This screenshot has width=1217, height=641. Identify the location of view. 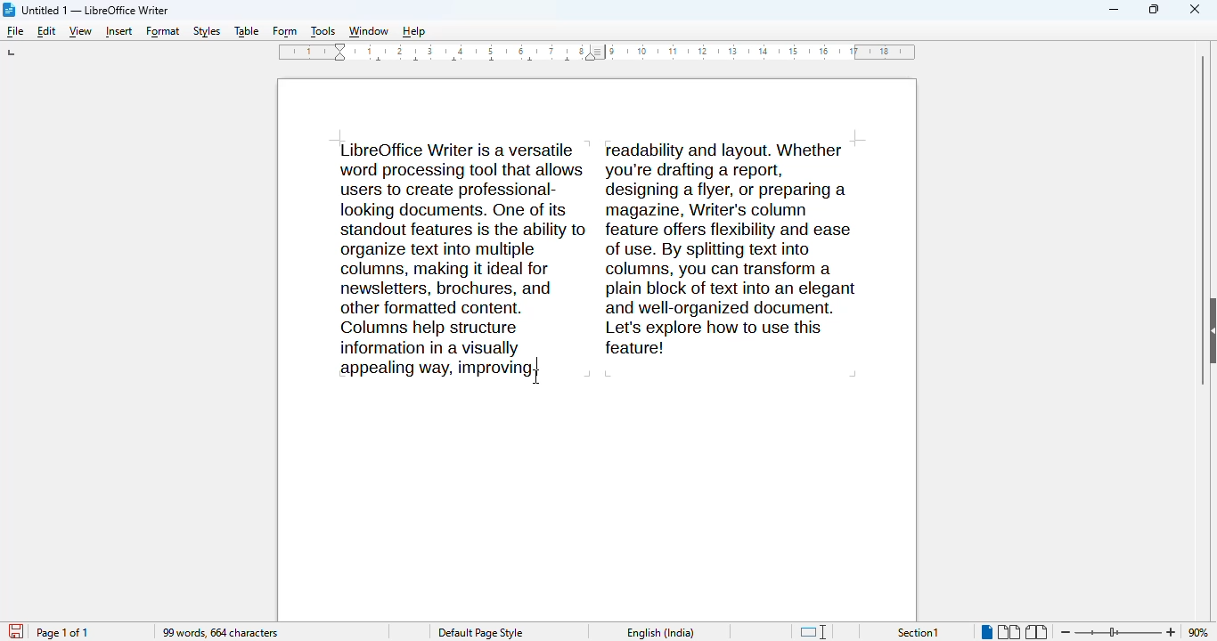
(80, 32).